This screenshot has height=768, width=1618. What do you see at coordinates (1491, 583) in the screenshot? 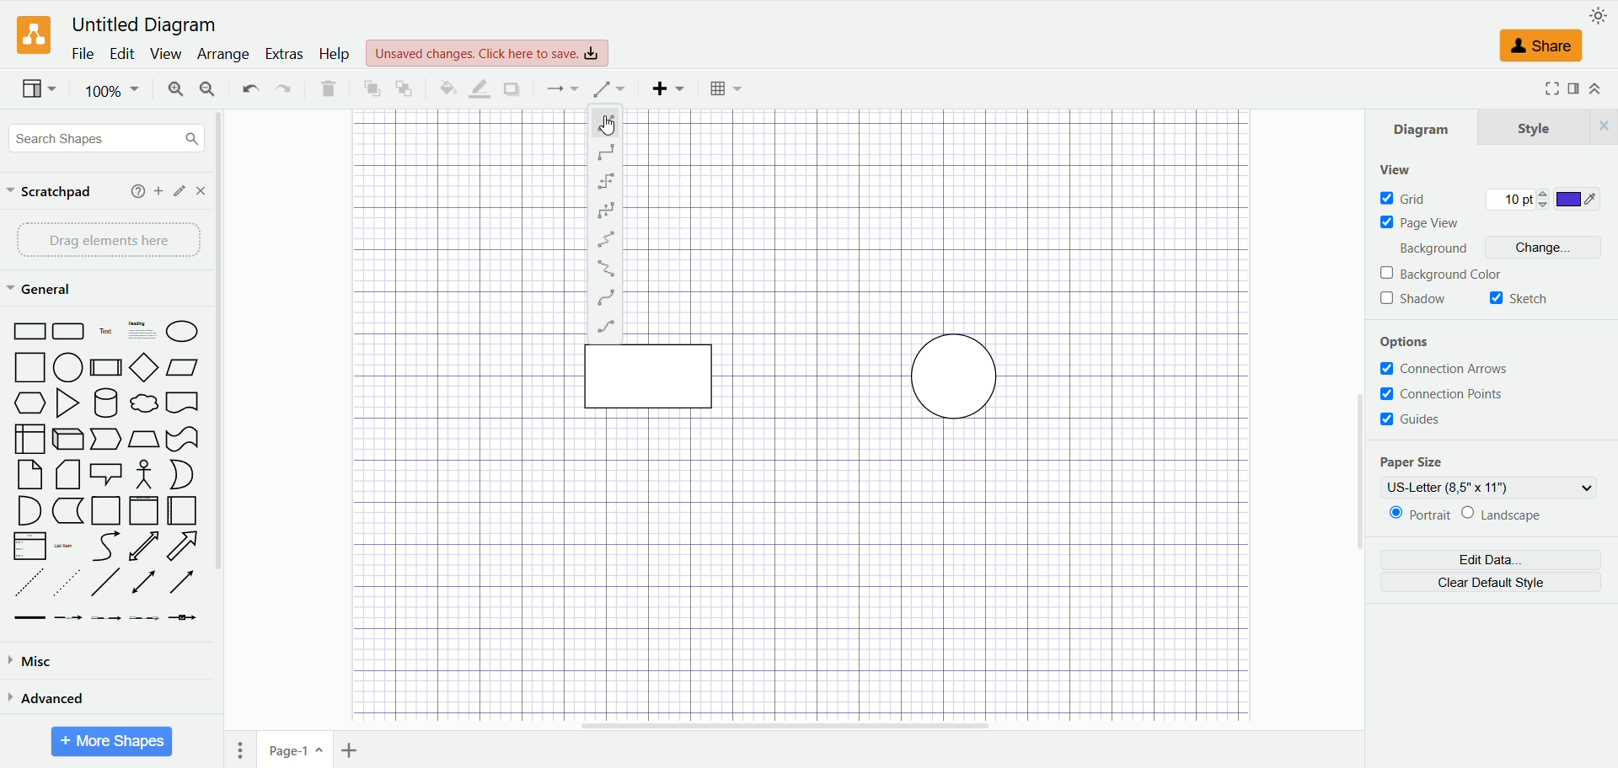
I see `clear default style` at bounding box center [1491, 583].